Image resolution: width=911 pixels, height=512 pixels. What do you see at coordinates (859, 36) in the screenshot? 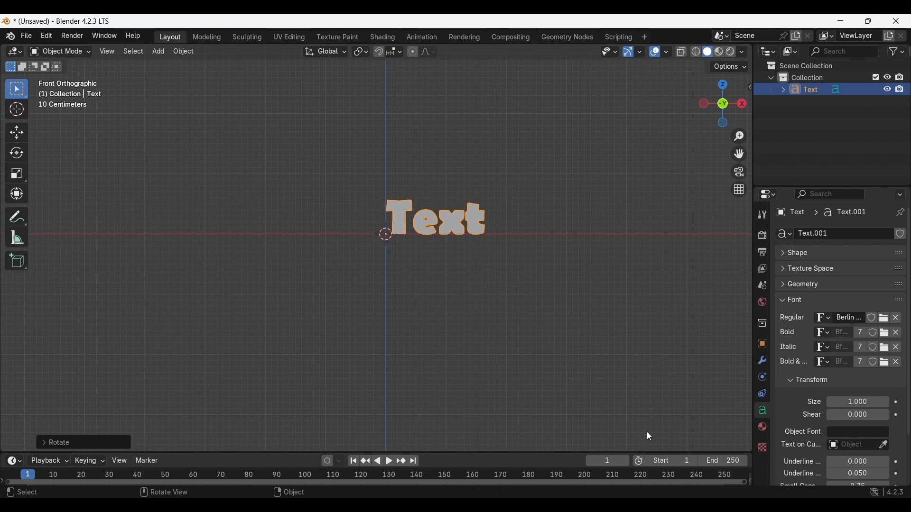
I see `Name view layer` at bounding box center [859, 36].